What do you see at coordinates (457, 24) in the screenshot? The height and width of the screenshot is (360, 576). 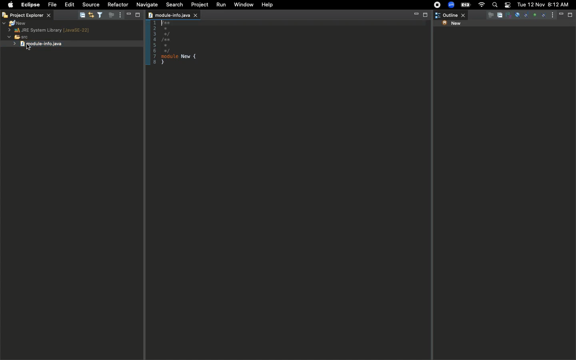 I see `New` at bounding box center [457, 24].